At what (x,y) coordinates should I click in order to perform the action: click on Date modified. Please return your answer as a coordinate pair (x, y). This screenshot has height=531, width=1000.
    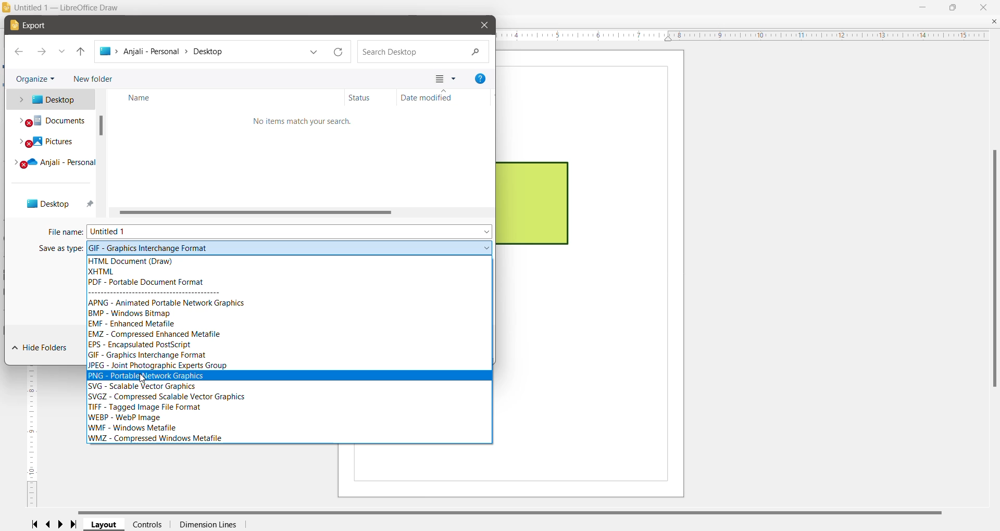
    Looking at the image, I should click on (446, 97).